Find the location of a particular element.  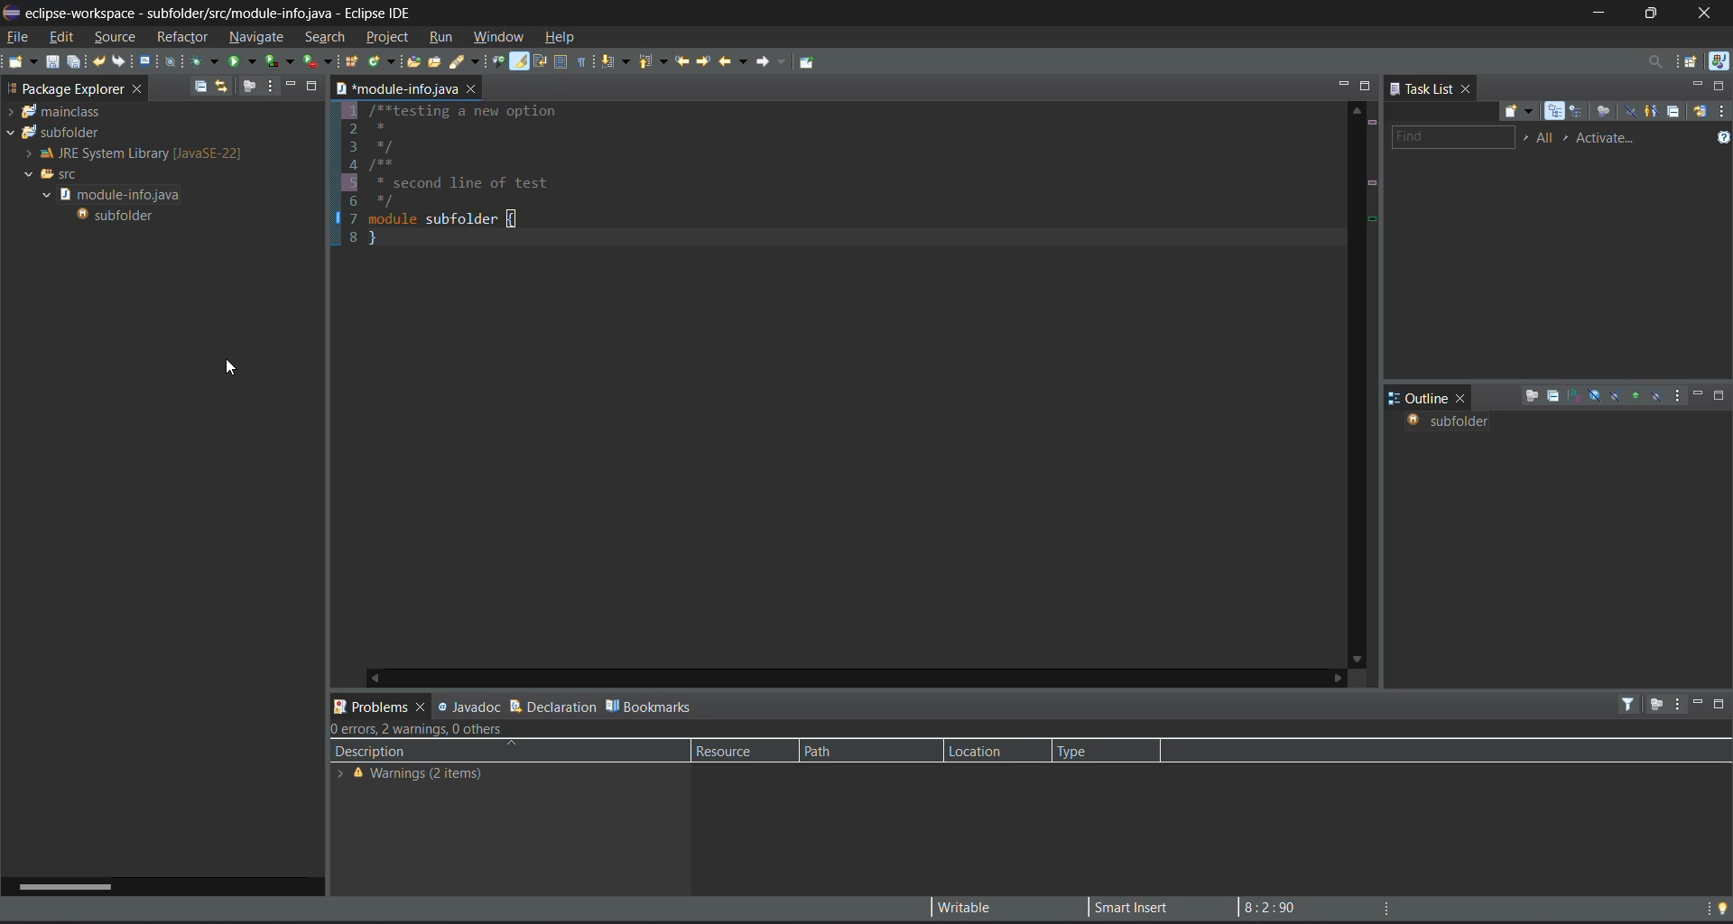

window is located at coordinates (503, 36).